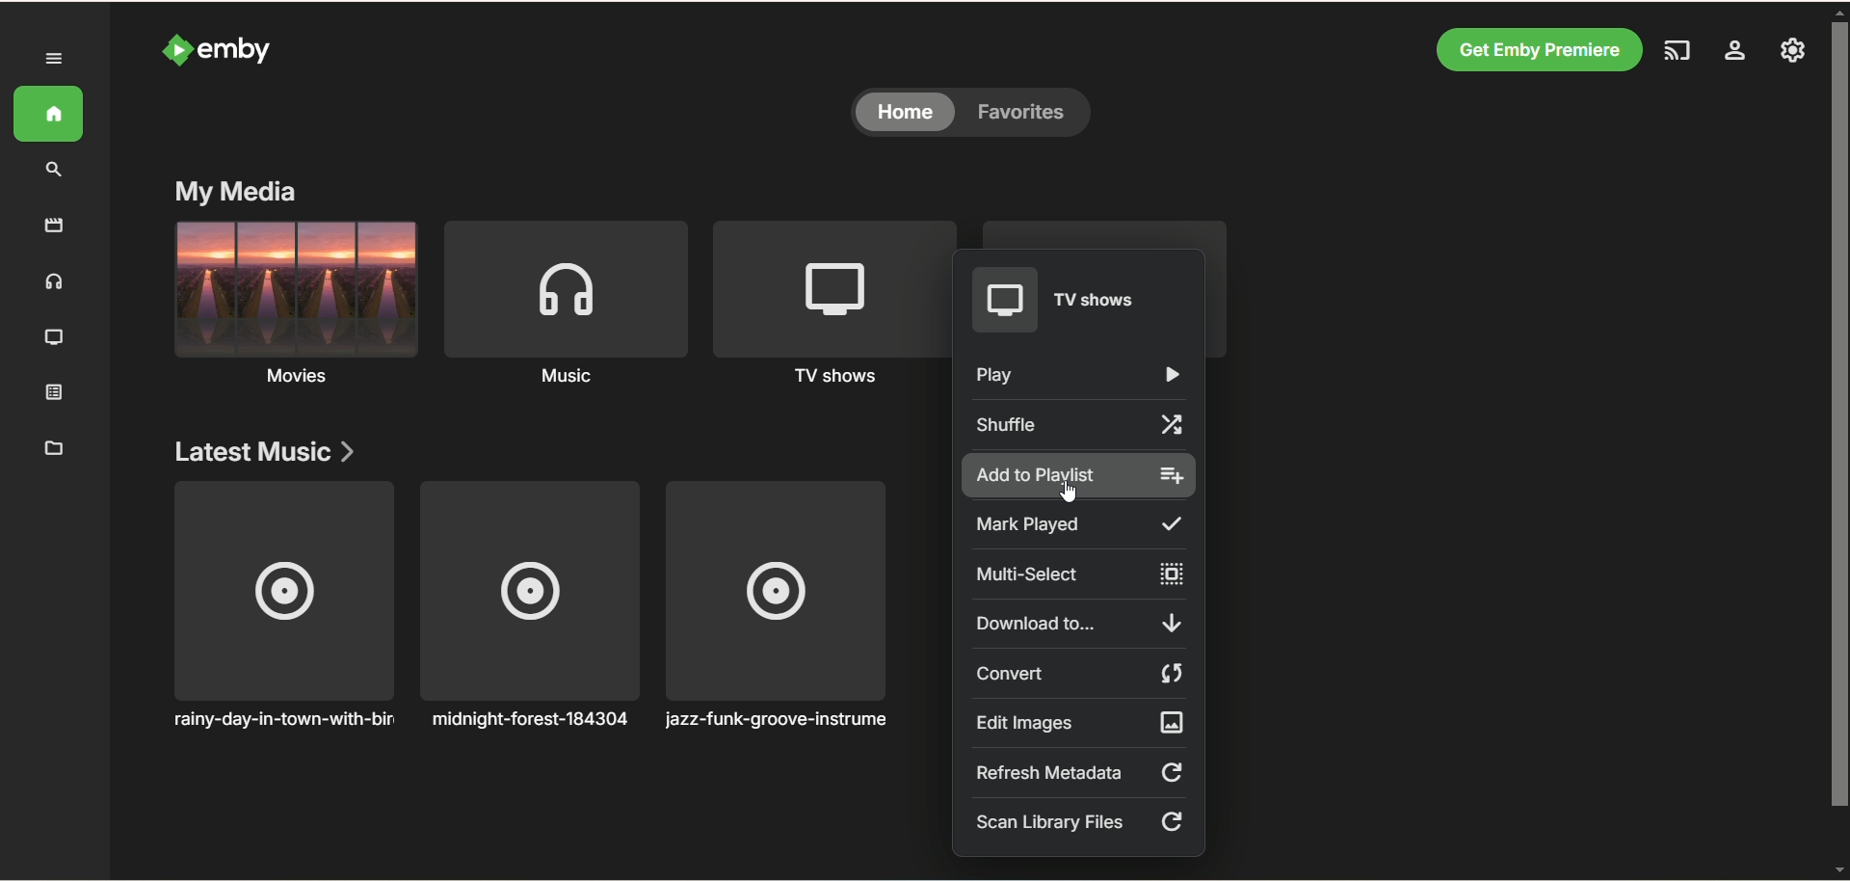 The image size is (1850, 881). Describe the element at coordinates (1077, 524) in the screenshot. I see `mark played` at that location.